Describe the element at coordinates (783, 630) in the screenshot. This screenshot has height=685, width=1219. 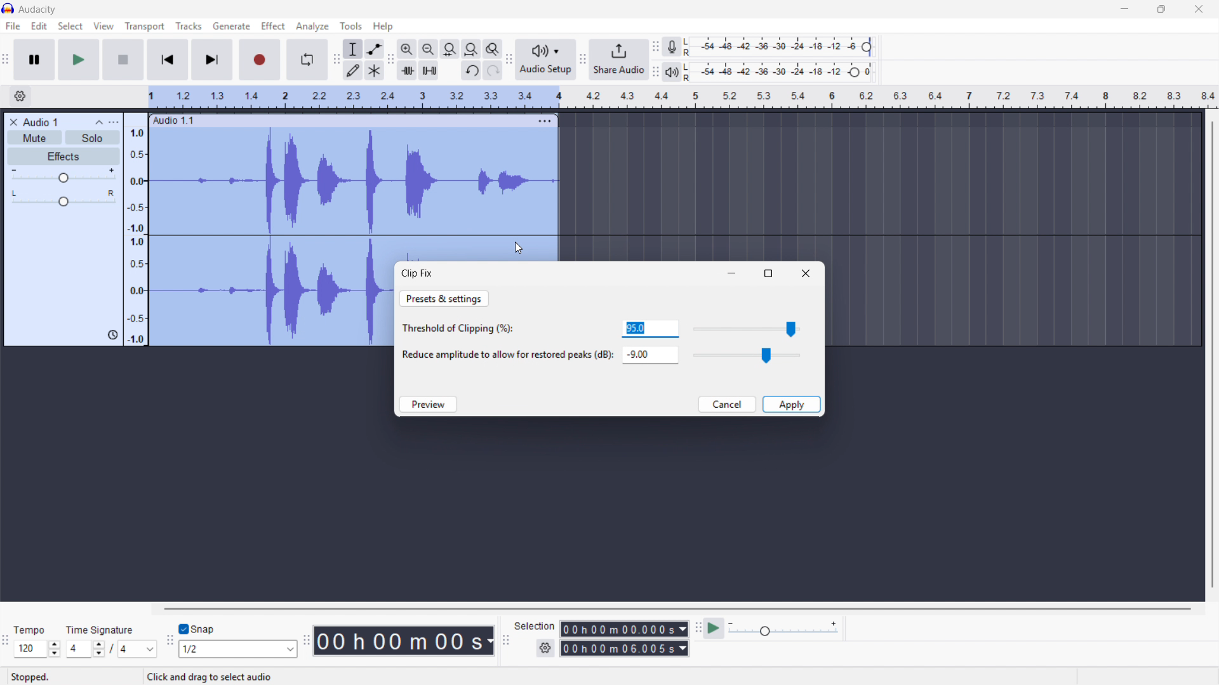
I see `Playback speed` at that location.